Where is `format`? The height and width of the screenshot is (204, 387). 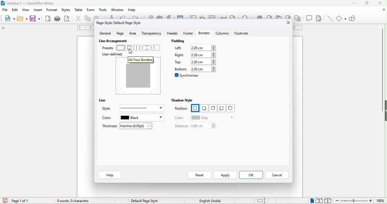 format is located at coordinates (52, 10).